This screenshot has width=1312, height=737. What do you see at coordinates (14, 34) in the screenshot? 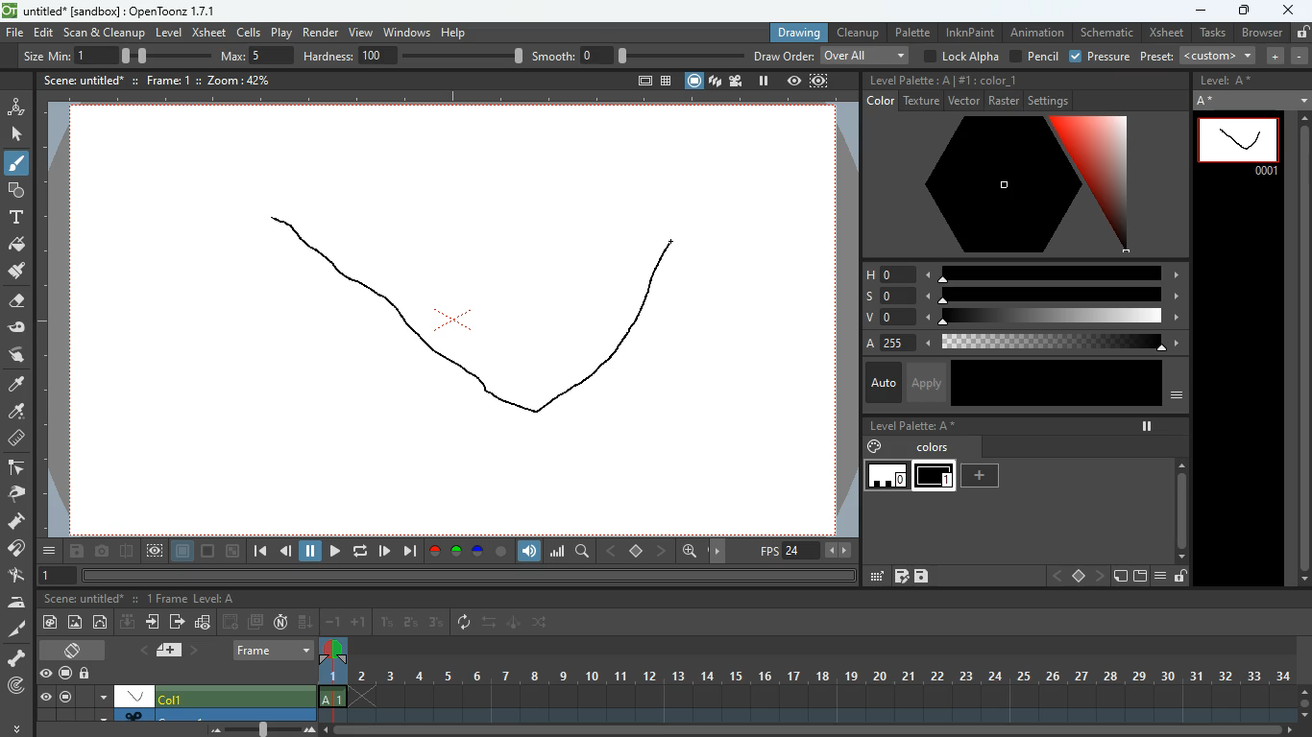
I see `file` at bounding box center [14, 34].